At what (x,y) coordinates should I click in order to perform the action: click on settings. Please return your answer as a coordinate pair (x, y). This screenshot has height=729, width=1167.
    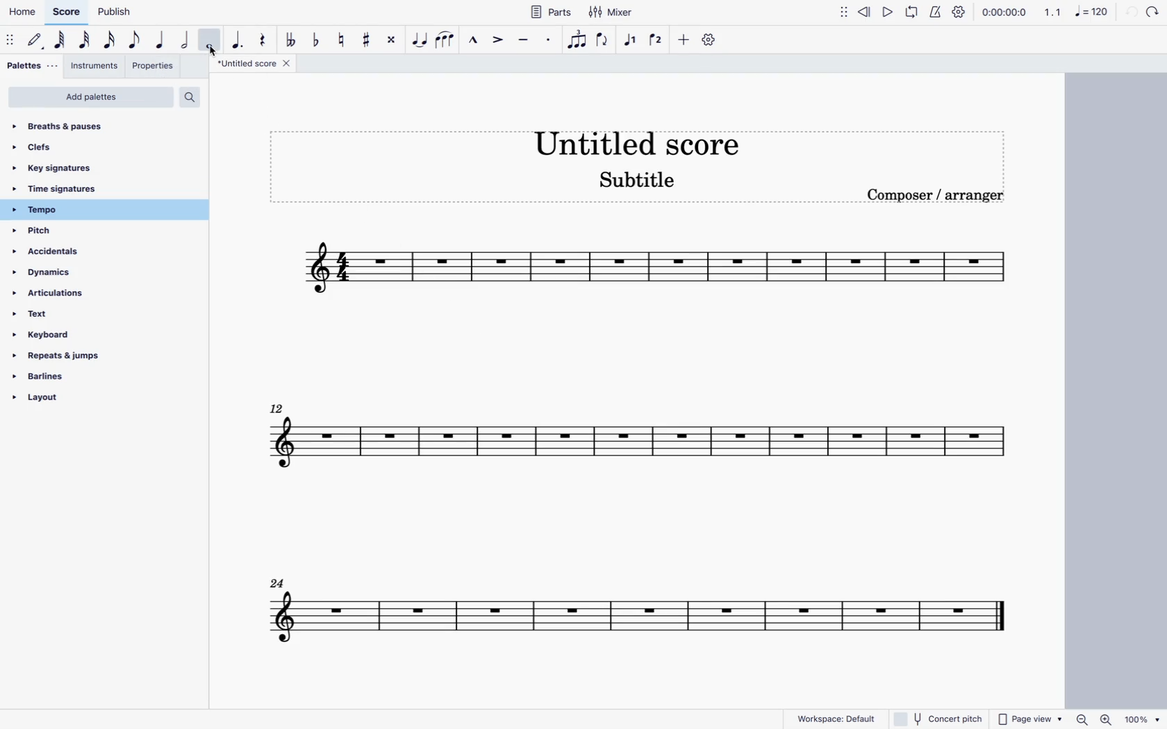
    Looking at the image, I should click on (707, 40).